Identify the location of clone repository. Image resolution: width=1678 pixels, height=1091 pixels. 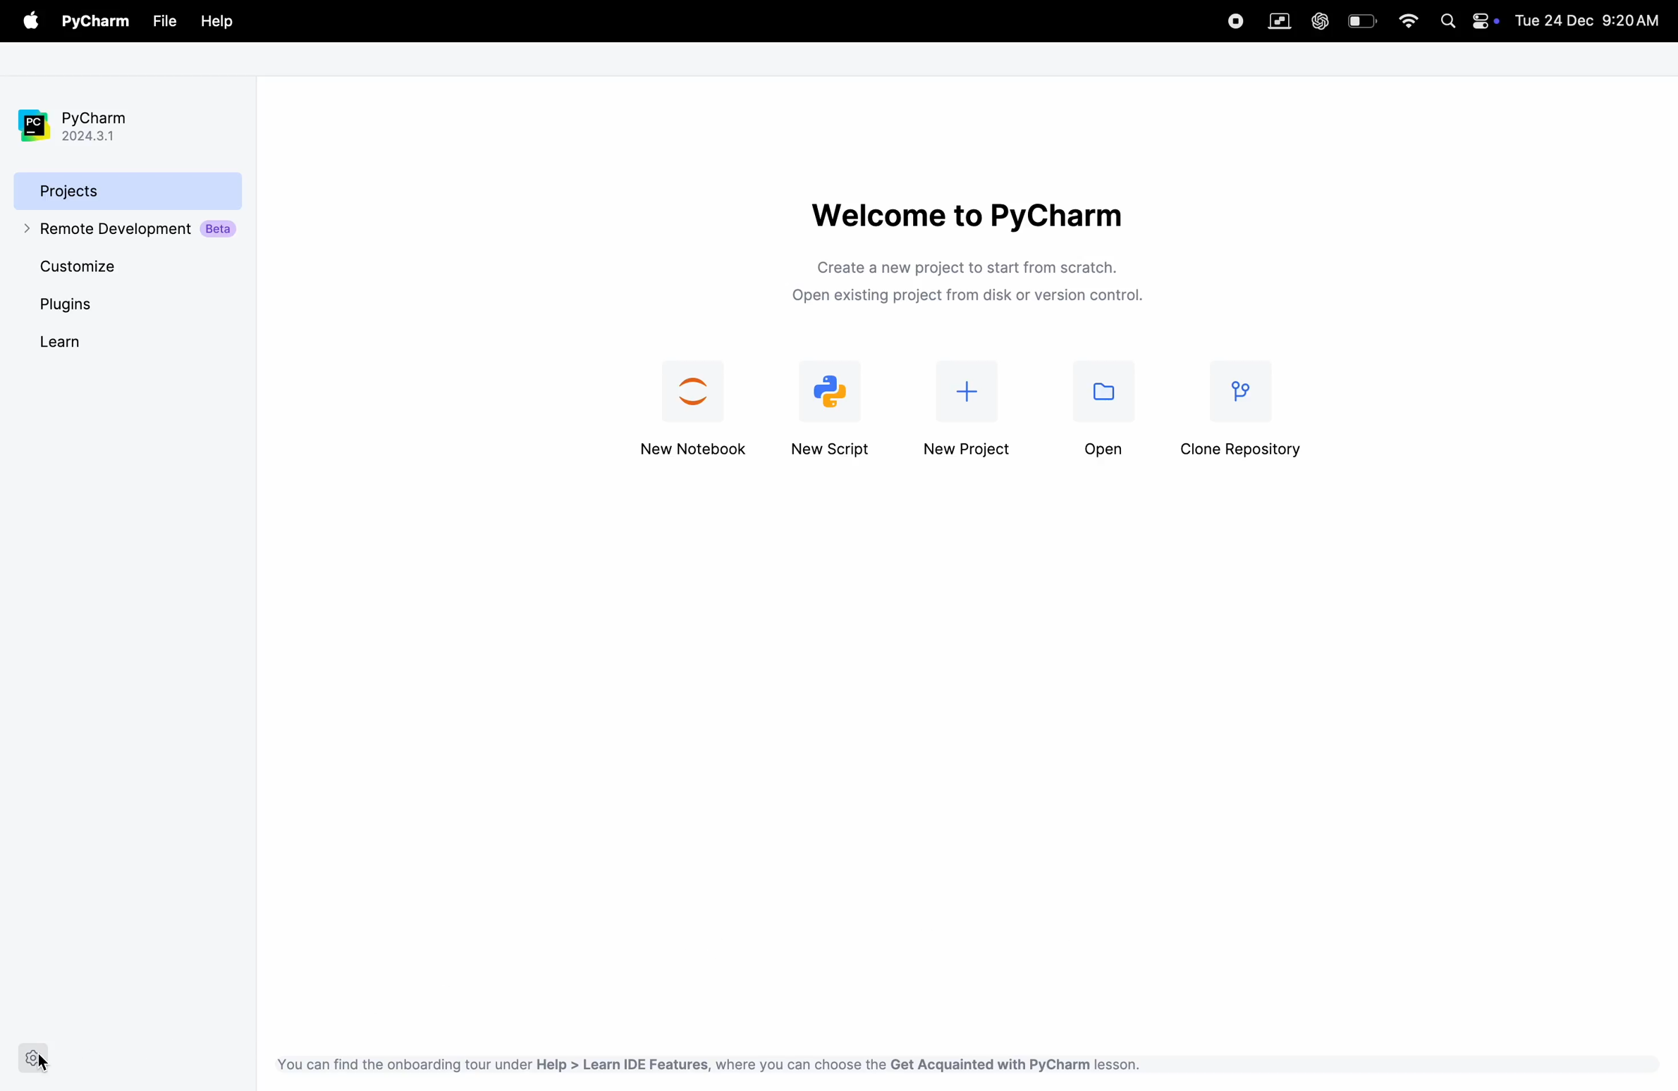
(1247, 414).